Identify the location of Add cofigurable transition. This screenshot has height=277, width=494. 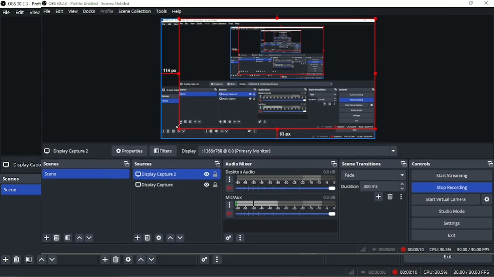
(376, 198).